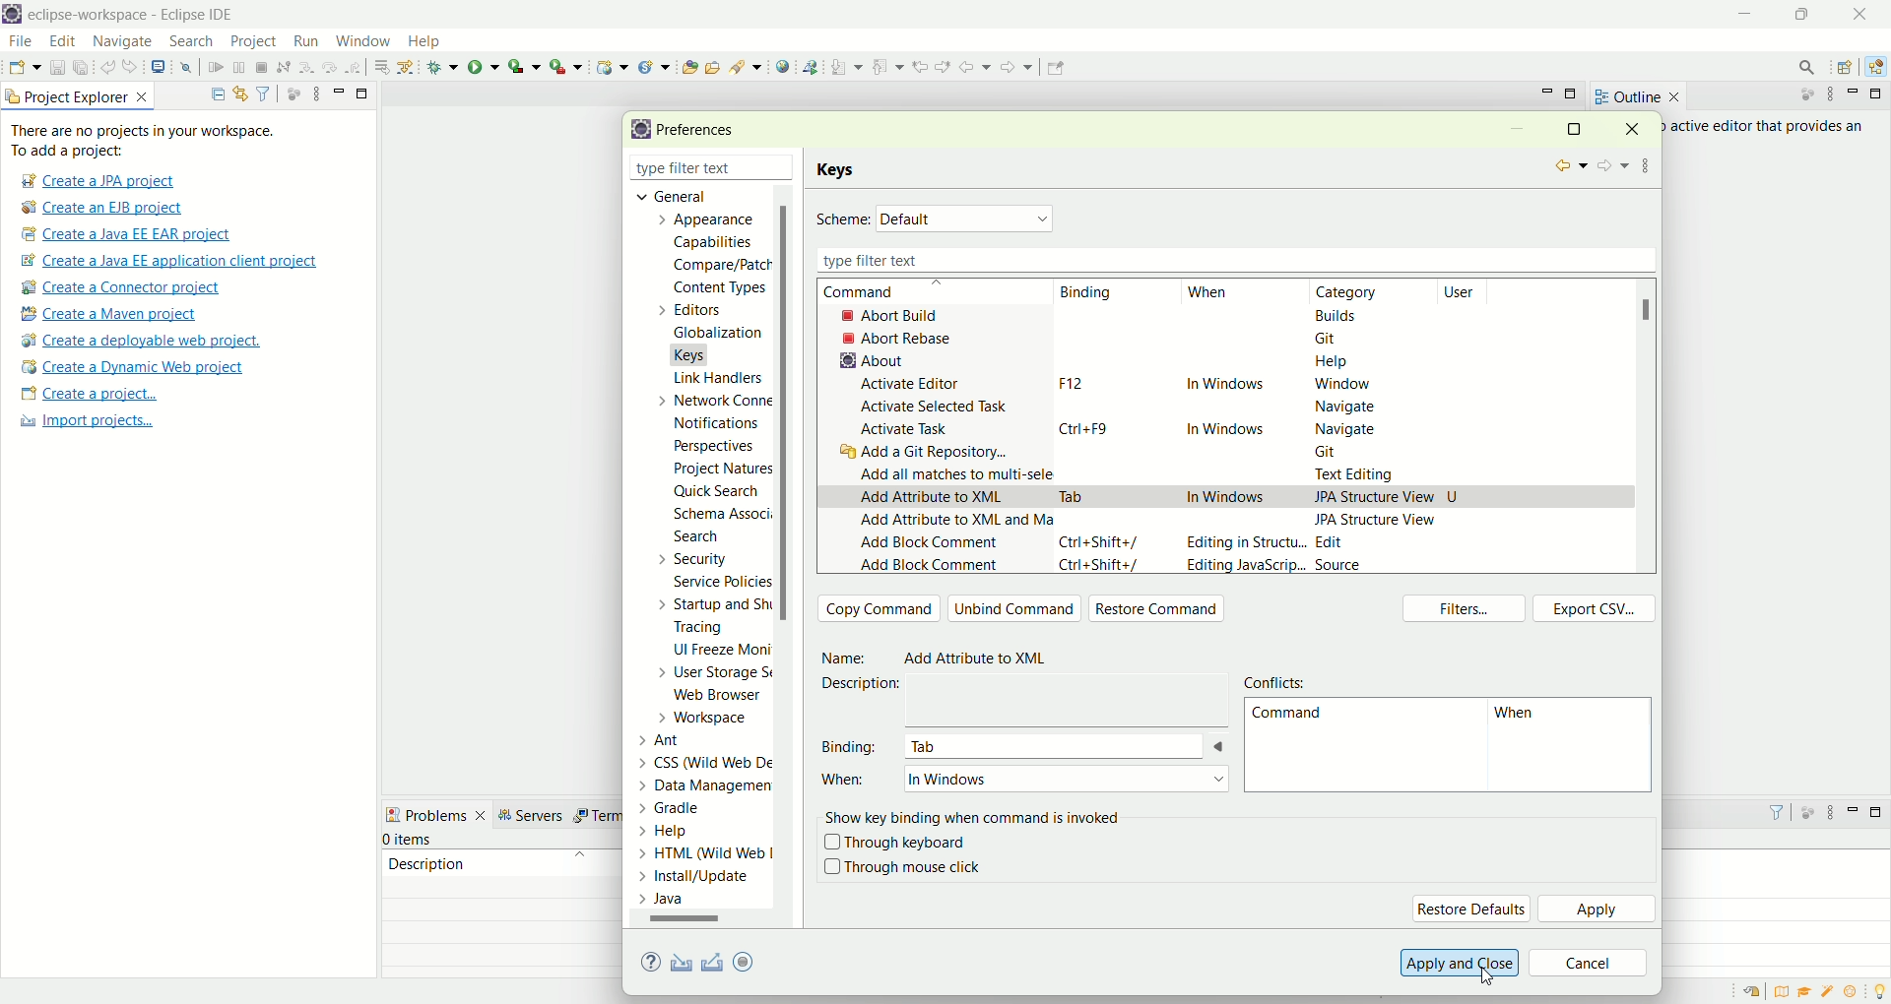  Describe the element at coordinates (12, 16) in the screenshot. I see `logo` at that location.